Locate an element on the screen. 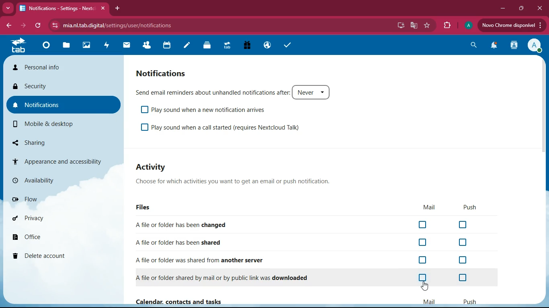  back is located at coordinates (9, 26).